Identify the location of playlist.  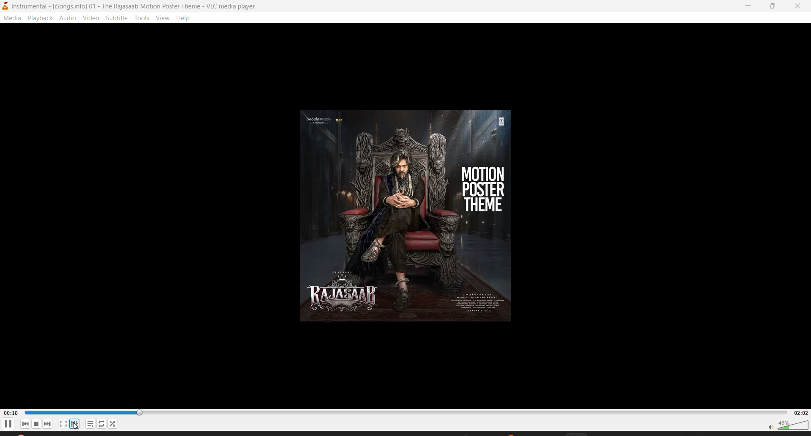
(90, 423).